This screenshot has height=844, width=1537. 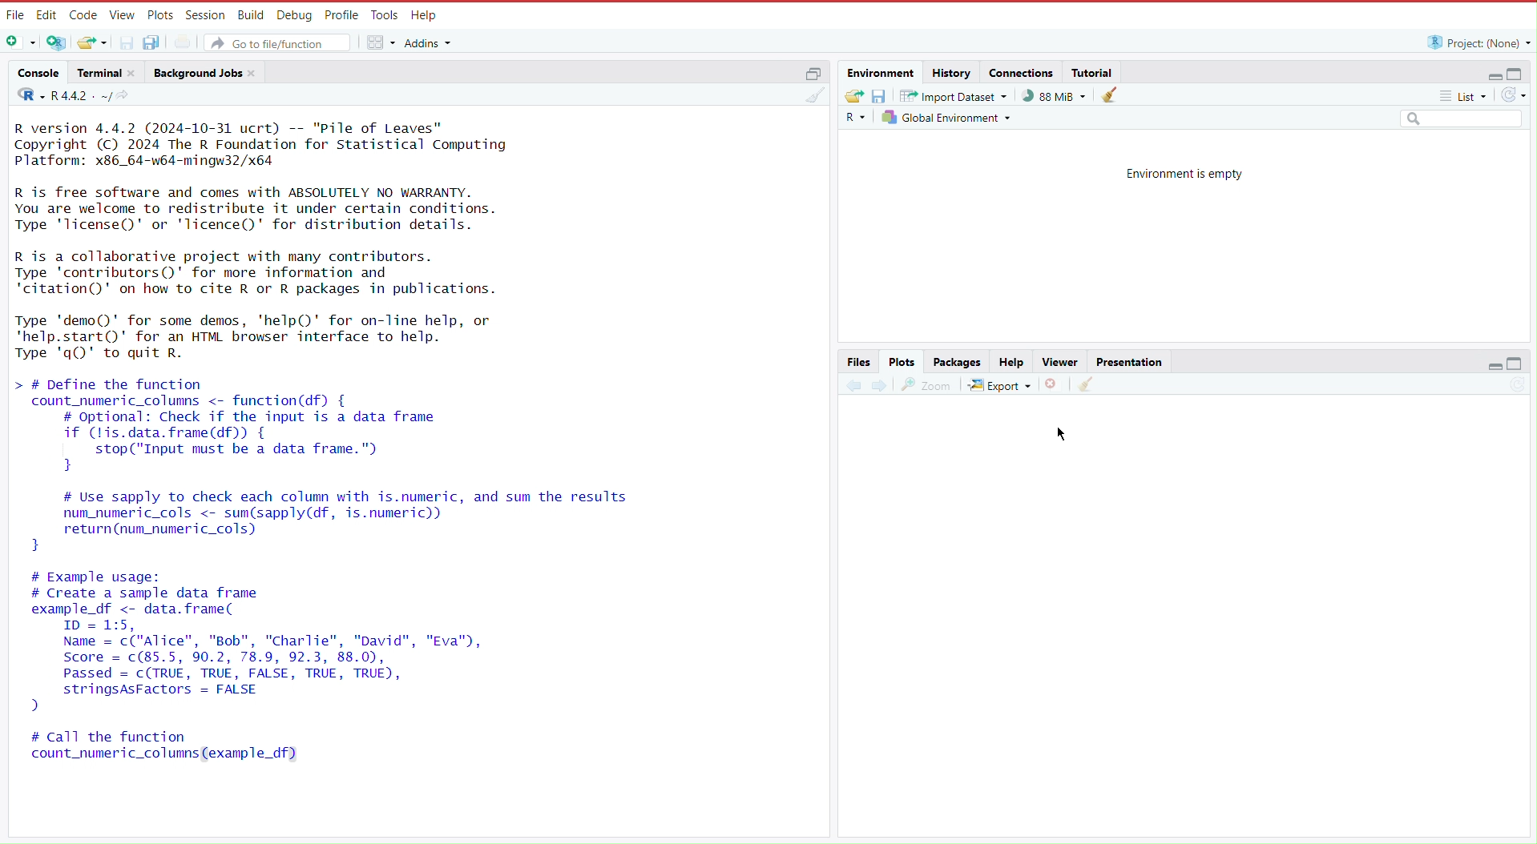 What do you see at coordinates (860, 361) in the screenshot?
I see `Files` at bounding box center [860, 361].